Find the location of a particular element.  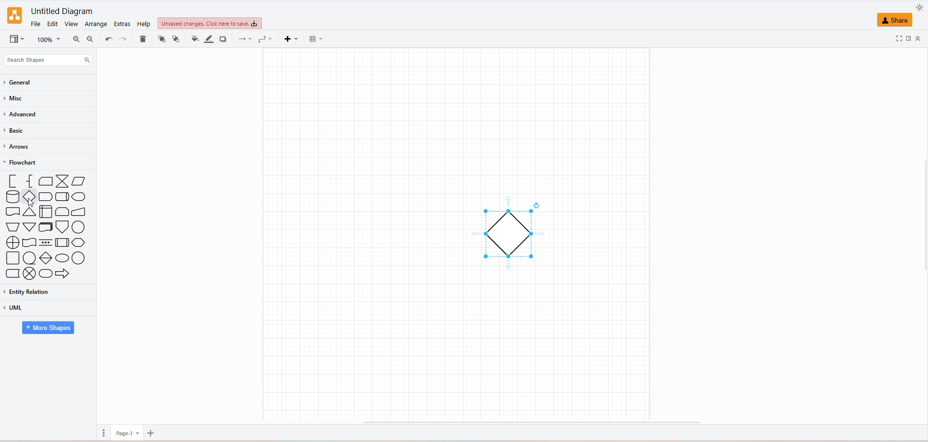

EDIT is located at coordinates (123, 25).